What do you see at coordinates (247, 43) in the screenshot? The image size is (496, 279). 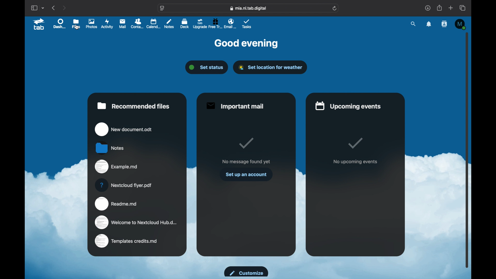 I see `good evening` at bounding box center [247, 43].